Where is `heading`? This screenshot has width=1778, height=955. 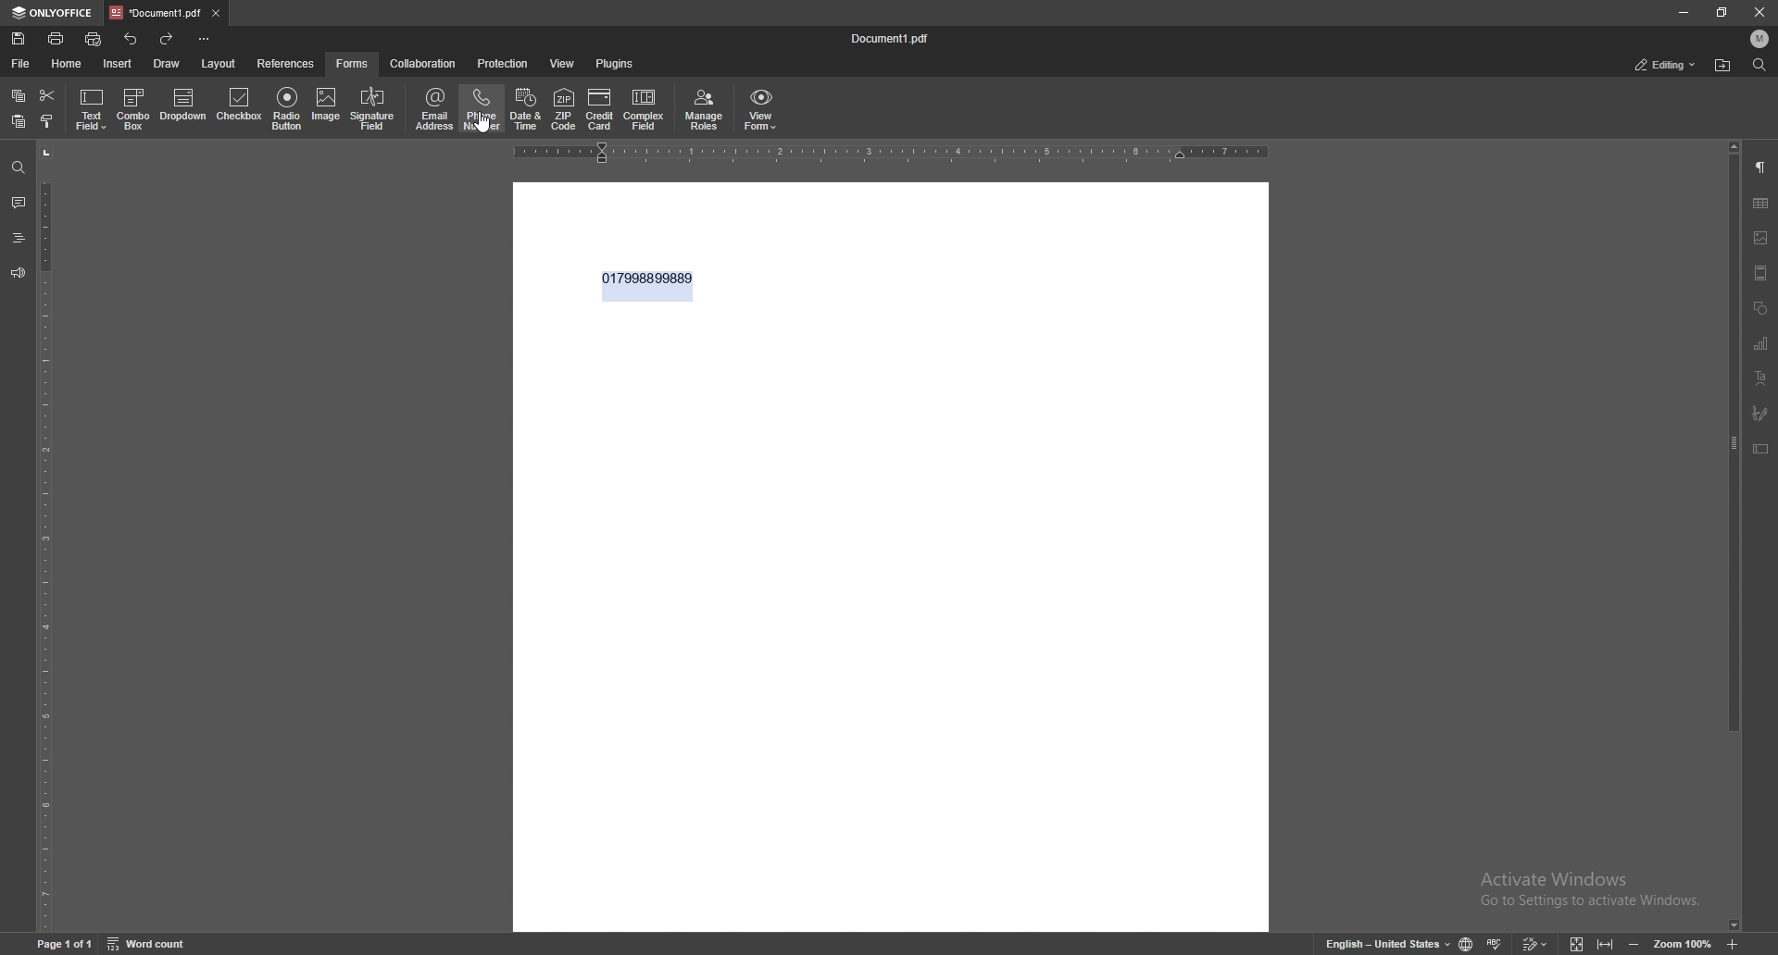
heading is located at coordinates (19, 238).